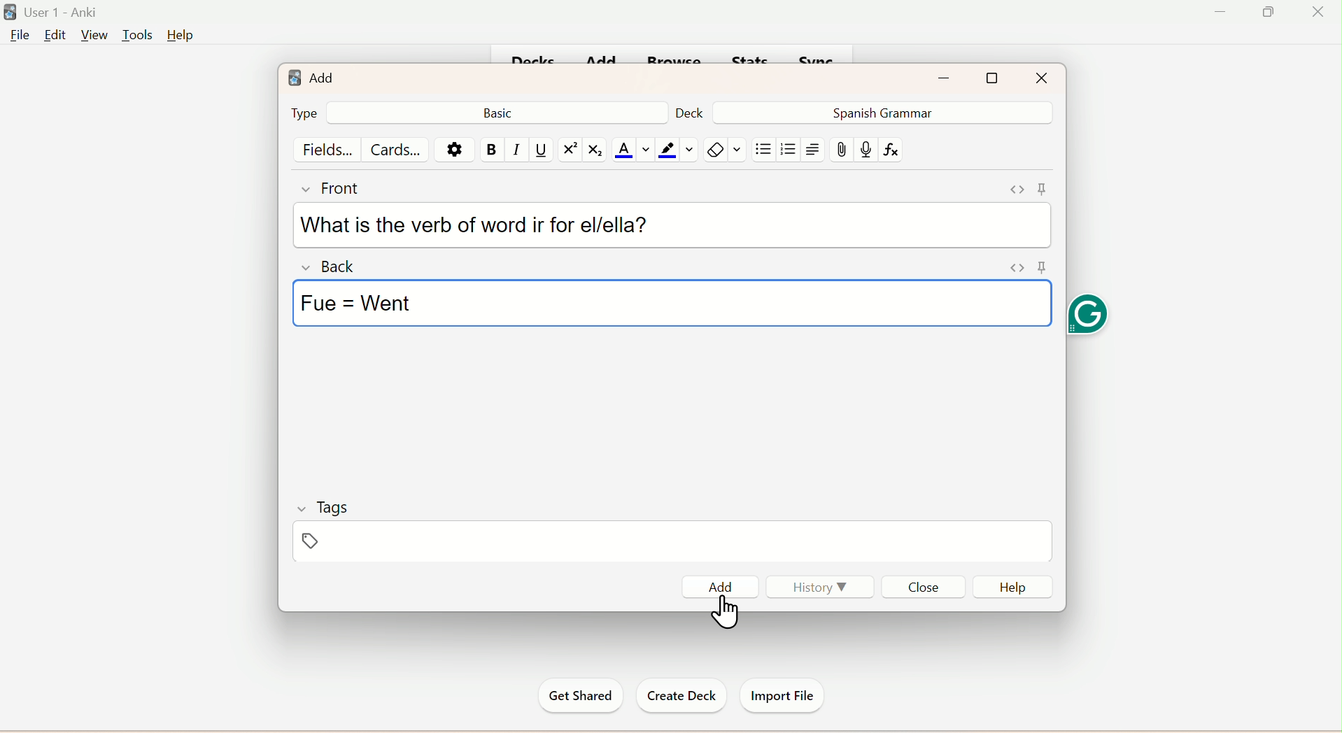 The height and width of the screenshot is (733, 1342). Describe the element at coordinates (20, 38) in the screenshot. I see `` at that location.